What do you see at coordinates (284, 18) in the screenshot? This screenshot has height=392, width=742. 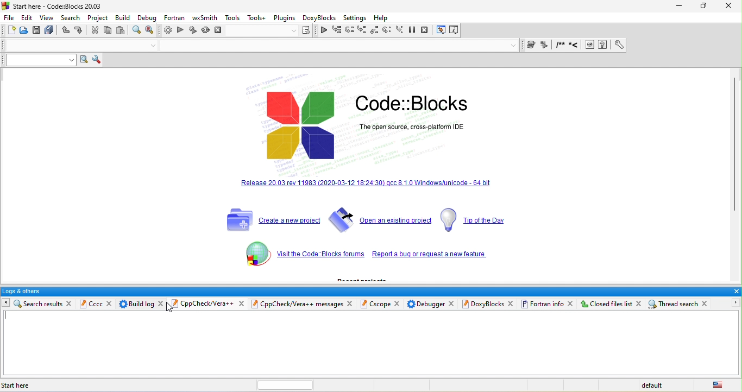 I see `plugins` at bounding box center [284, 18].